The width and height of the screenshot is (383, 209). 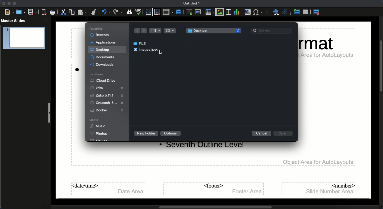 What do you see at coordinates (190, 12) in the screenshot?
I see `First slide` at bounding box center [190, 12].